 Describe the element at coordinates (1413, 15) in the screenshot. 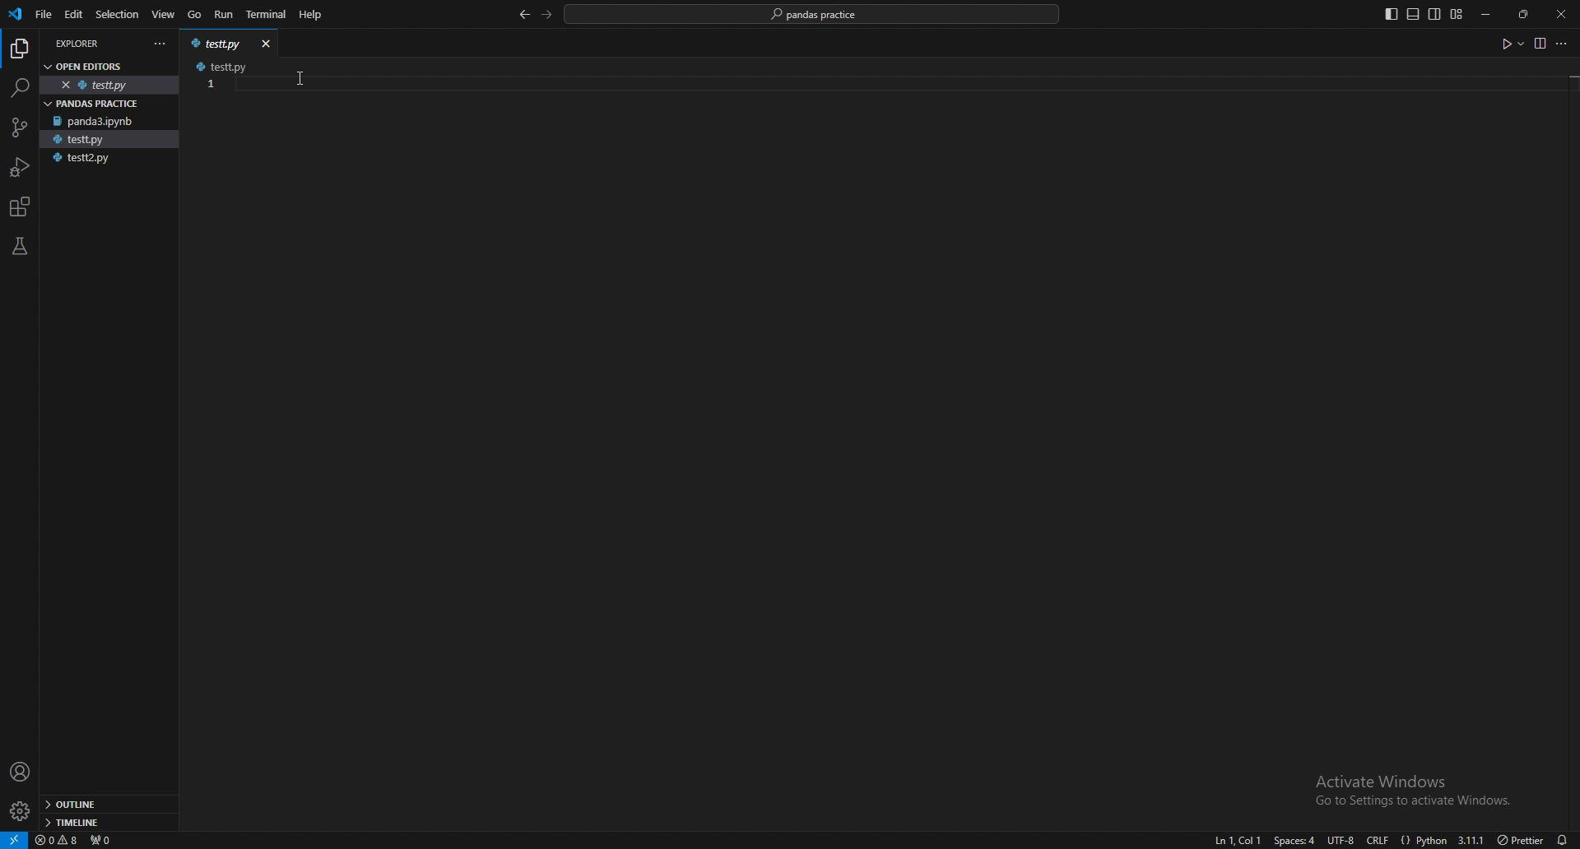

I see `toggle panel` at that location.